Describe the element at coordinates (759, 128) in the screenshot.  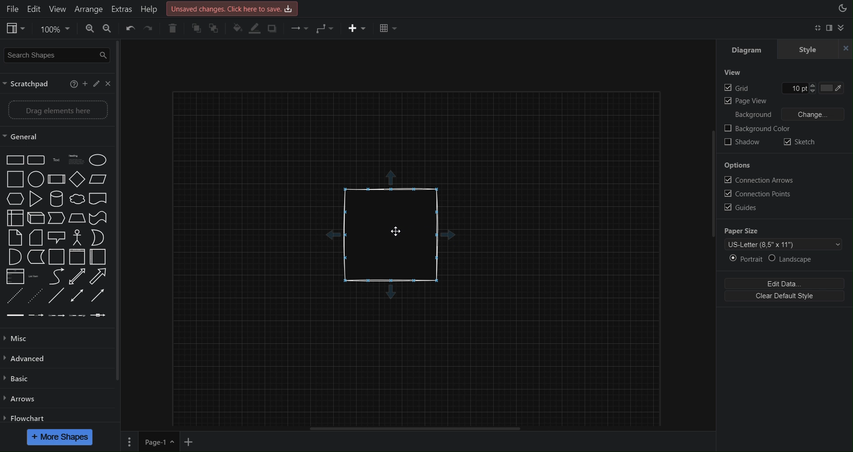
I see `Background Color` at that location.